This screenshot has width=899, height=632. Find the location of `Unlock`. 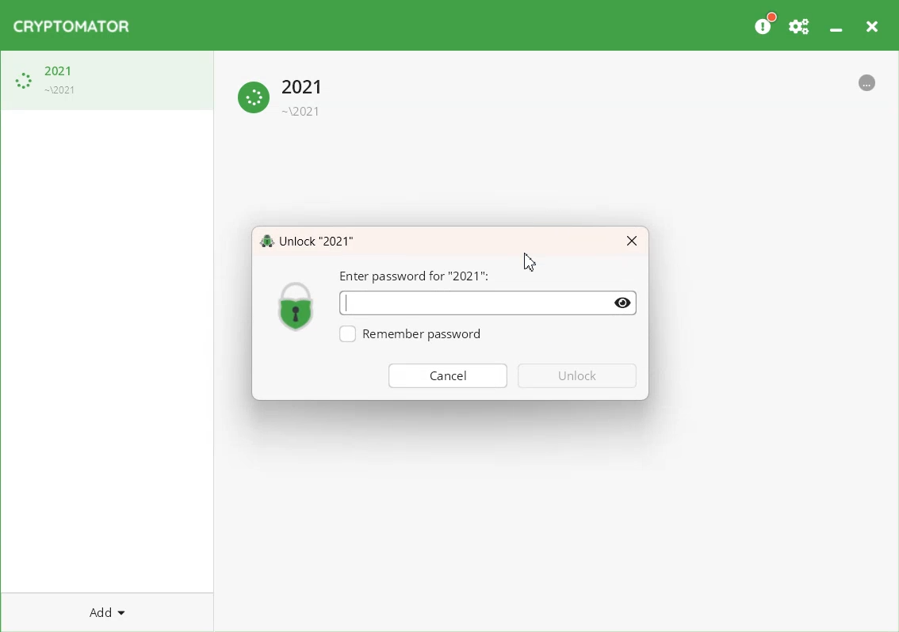

Unlock is located at coordinates (578, 375).